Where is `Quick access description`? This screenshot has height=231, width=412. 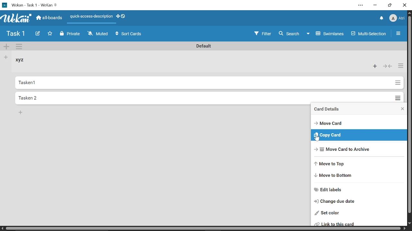 Quick access description is located at coordinates (91, 17).